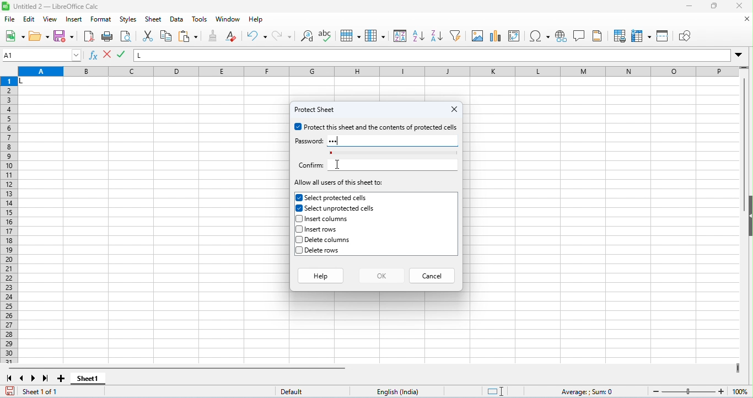 The width and height of the screenshot is (753, 398). Describe the element at coordinates (30, 20) in the screenshot. I see `edit` at that location.